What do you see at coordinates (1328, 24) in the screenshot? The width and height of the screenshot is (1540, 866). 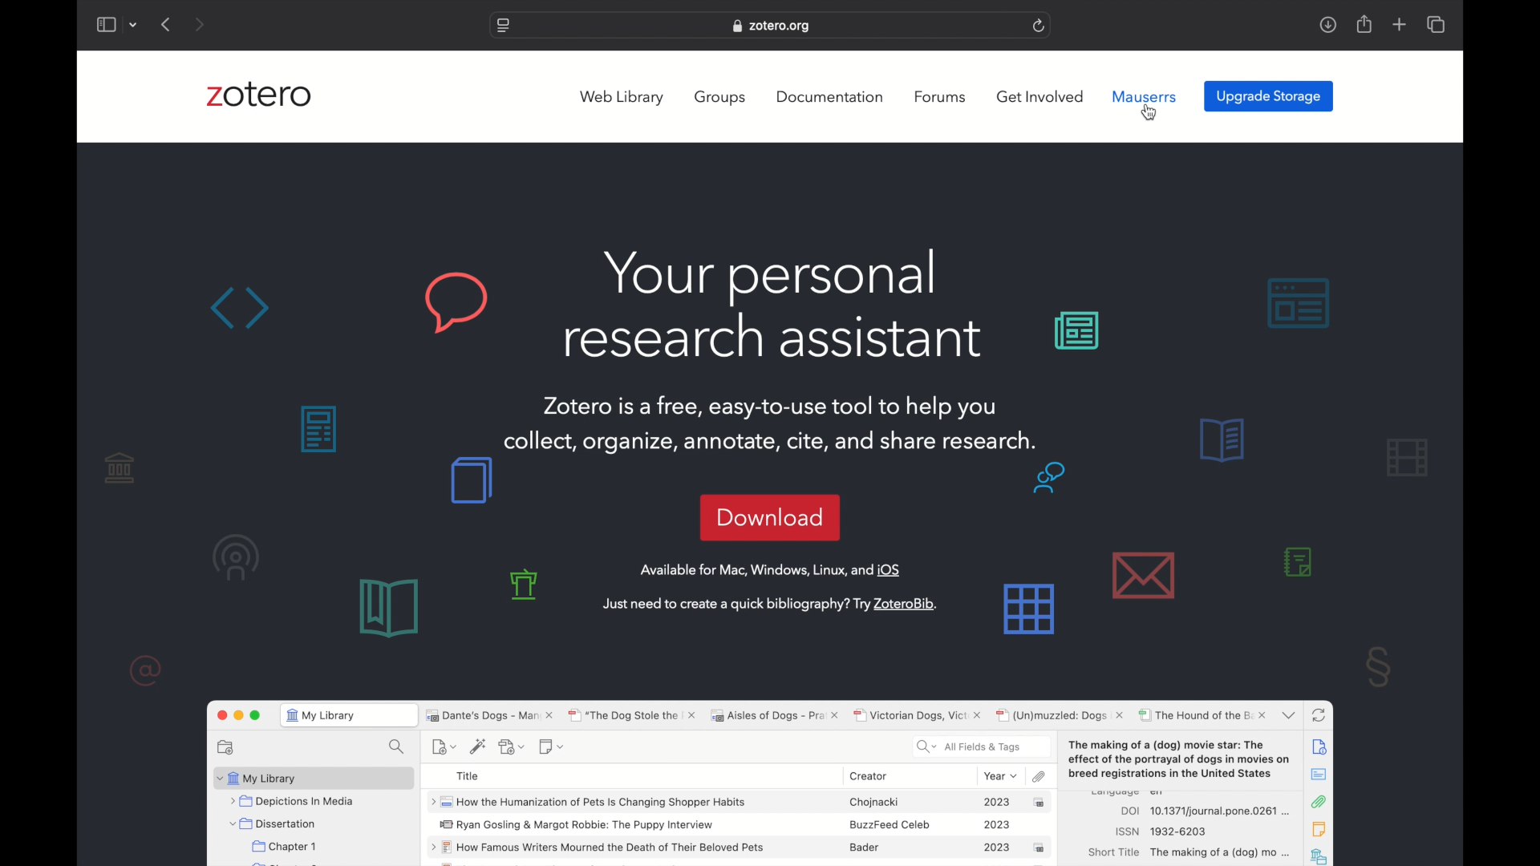 I see `downloads` at bounding box center [1328, 24].